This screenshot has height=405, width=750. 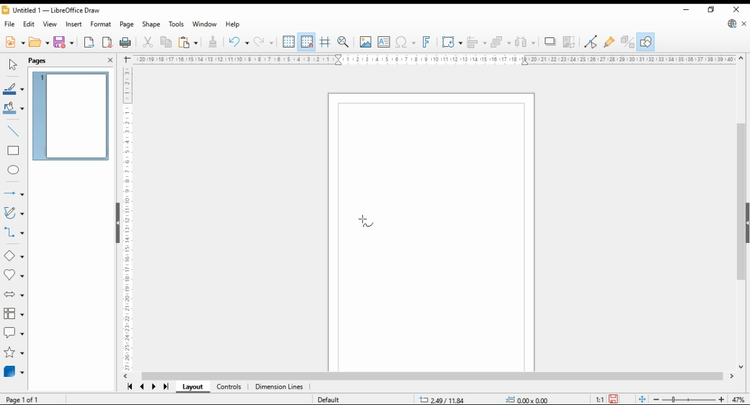 I want to click on cut, so click(x=148, y=42).